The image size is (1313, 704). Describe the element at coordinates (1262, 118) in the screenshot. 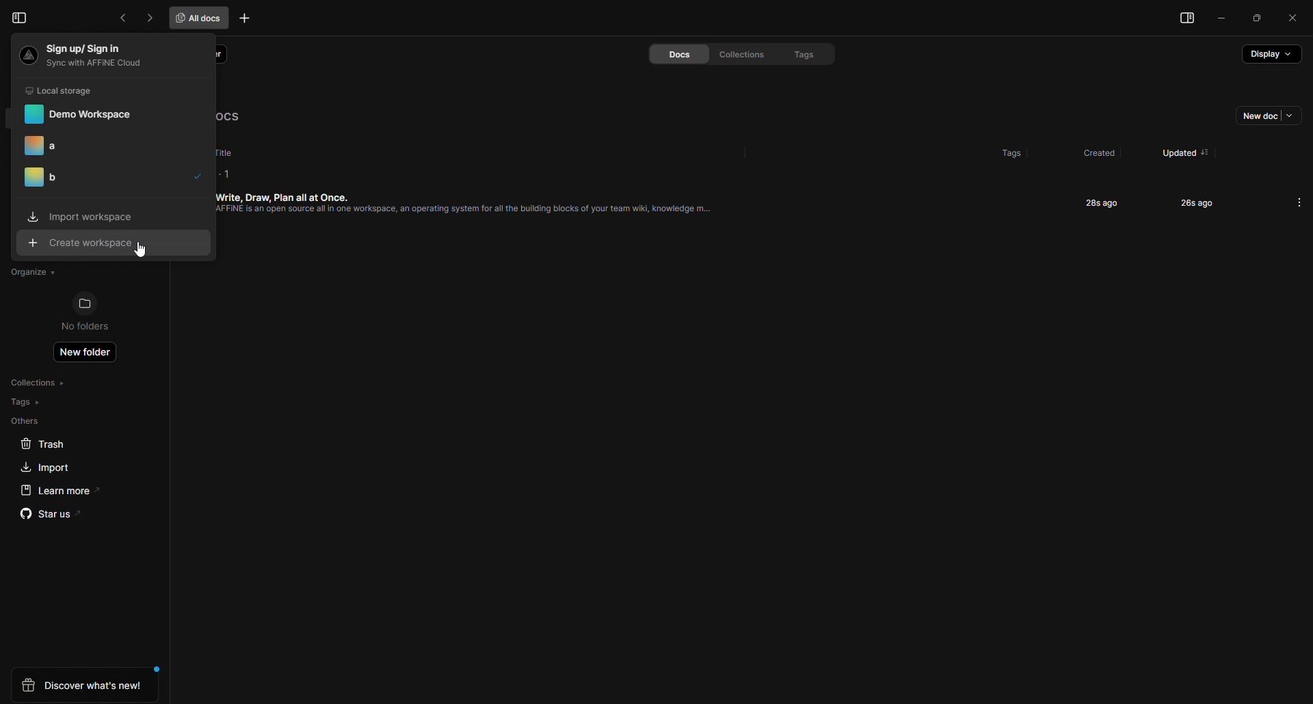

I see `new doc` at that location.